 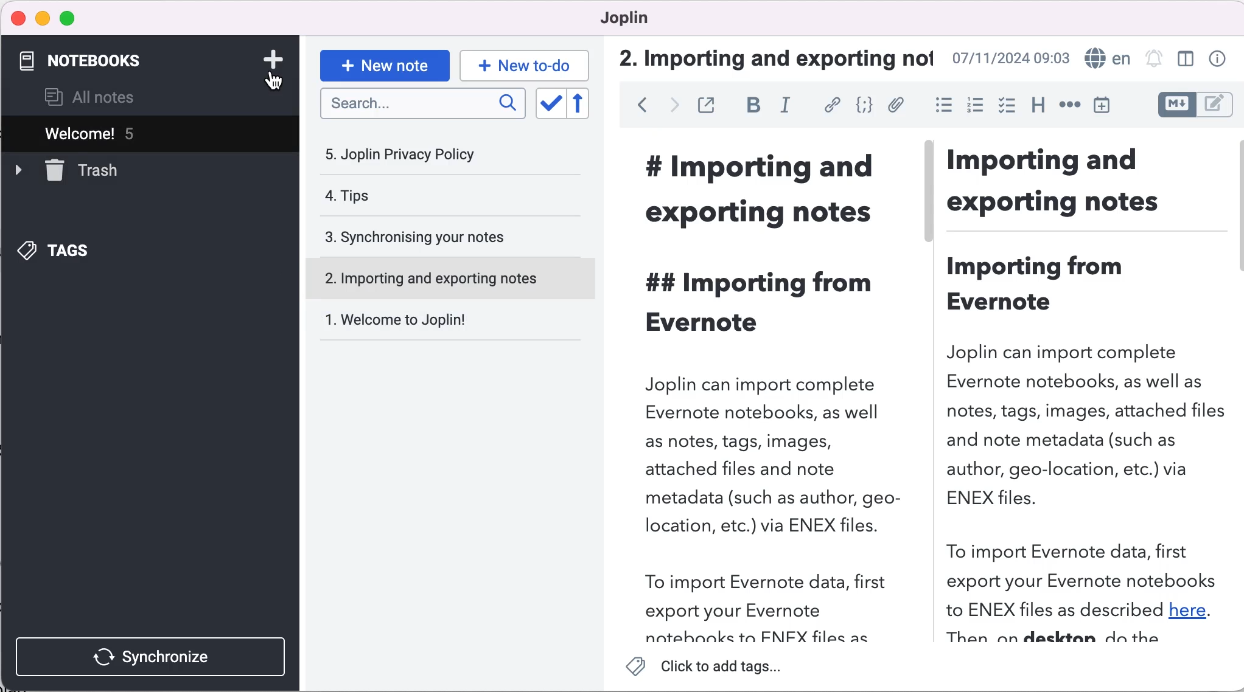 I want to click on # Importing andexporting notes## Importing fromEvernoteJoplin can import completeEvernote notebooks, as wellas notes, tags, images,attached files and notemetadata (such as author, geo-location, etc.) via ENEX files.To import Evernote data, firstexport your Evernotenatehnnkes ta FNIFX files as, so click(x=761, y=390).